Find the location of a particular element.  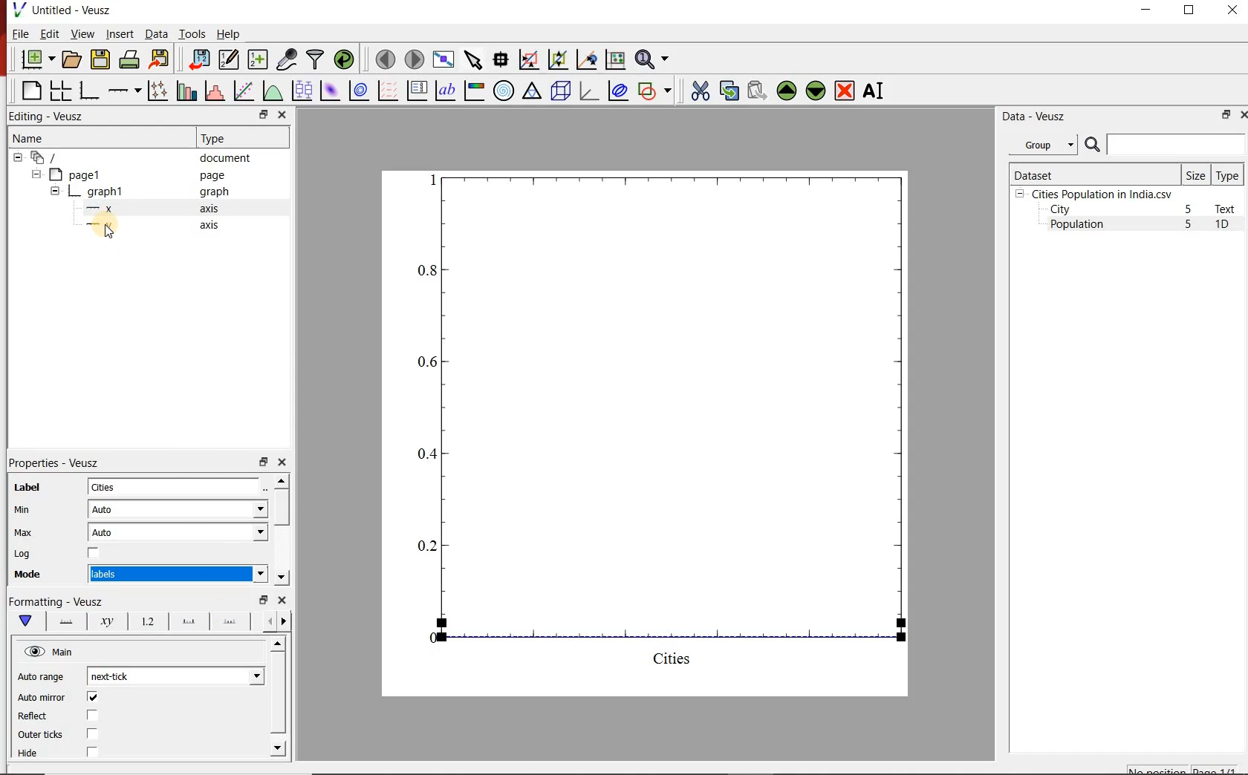

search dataset is located at coordinates (1166, 145).